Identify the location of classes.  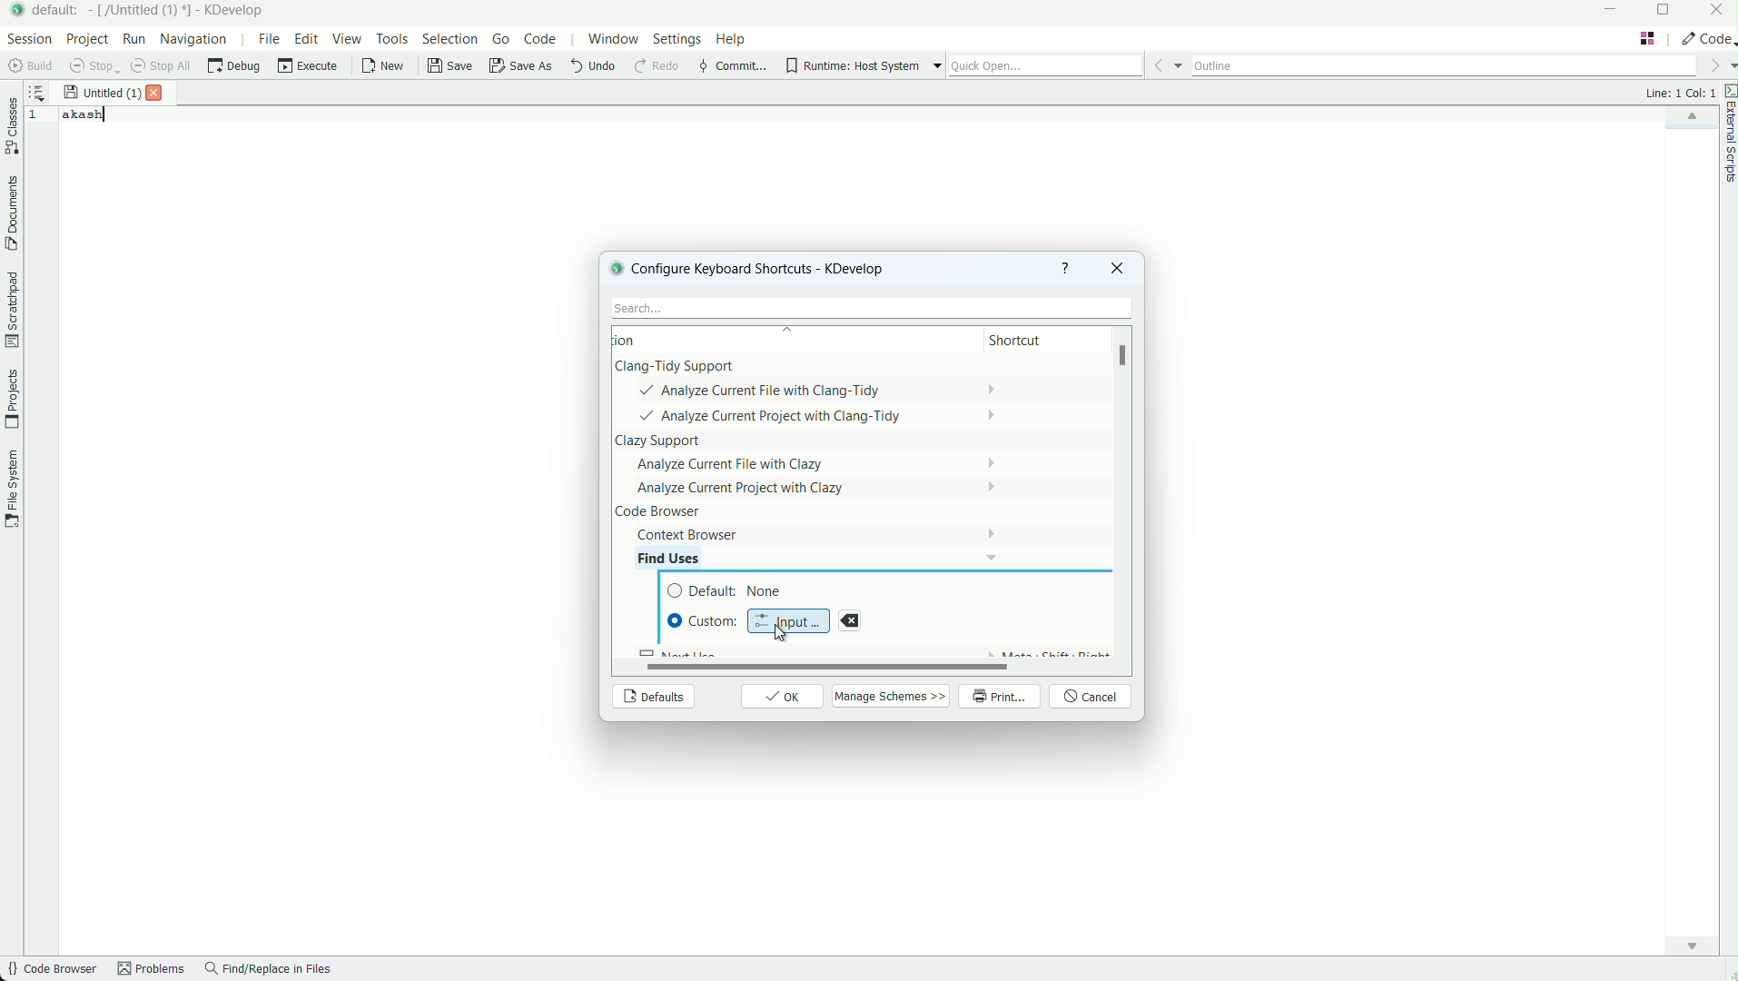
(12, 128).